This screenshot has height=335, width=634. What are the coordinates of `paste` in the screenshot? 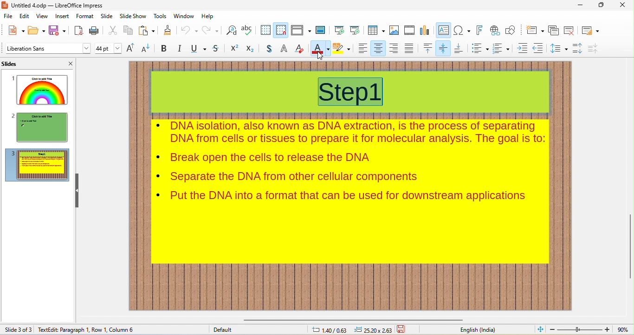 It's located at (147, 31).